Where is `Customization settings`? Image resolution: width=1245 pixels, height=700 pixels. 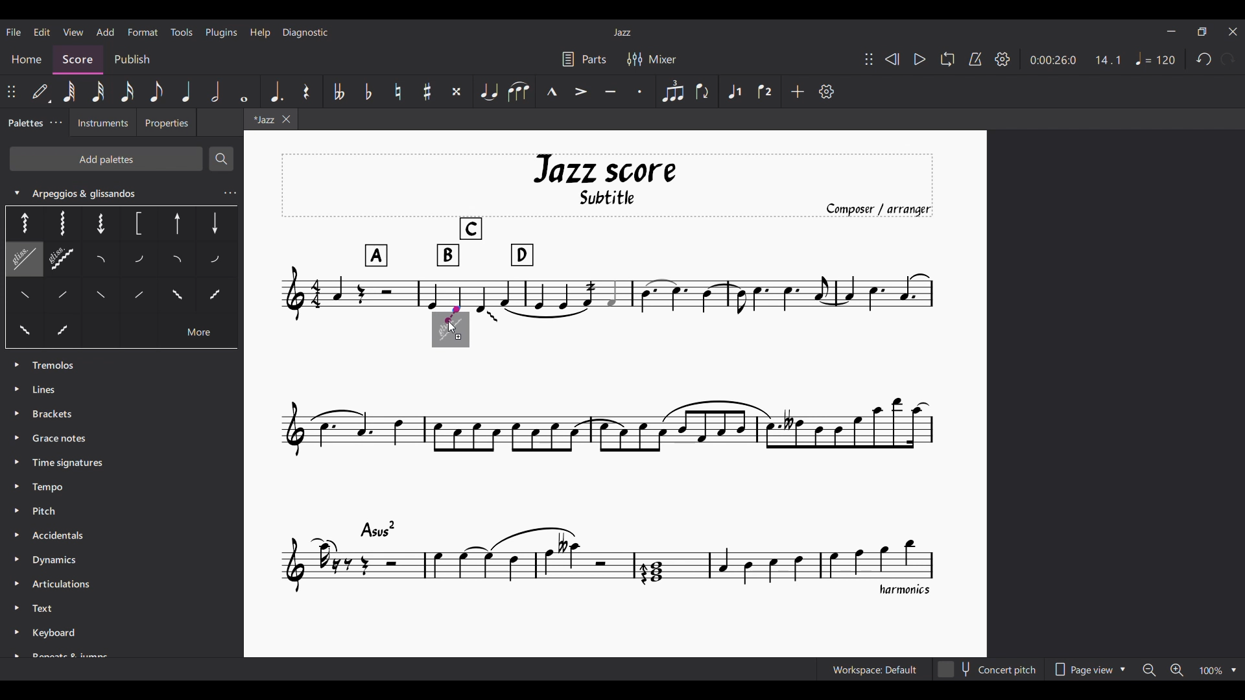 Customization settings is located at coordinates (827, 91).